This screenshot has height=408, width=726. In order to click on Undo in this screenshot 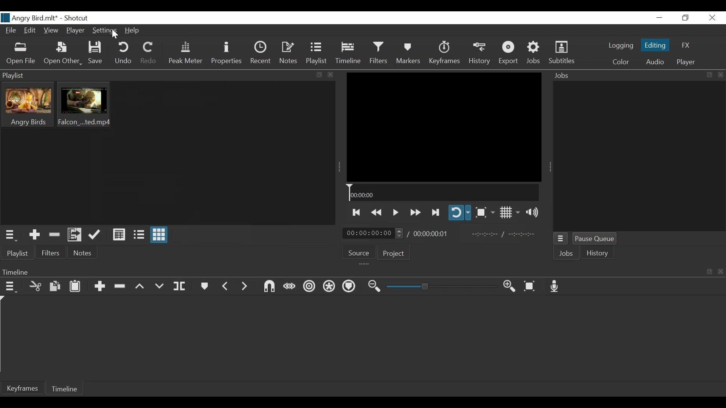, I will do `click(123, 54)`.